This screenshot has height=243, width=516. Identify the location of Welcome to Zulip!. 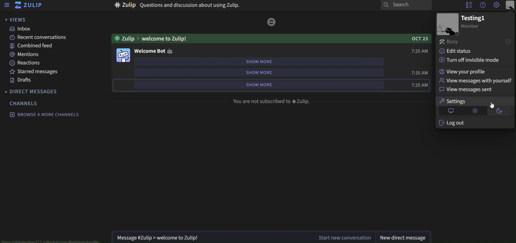
(271, 39).